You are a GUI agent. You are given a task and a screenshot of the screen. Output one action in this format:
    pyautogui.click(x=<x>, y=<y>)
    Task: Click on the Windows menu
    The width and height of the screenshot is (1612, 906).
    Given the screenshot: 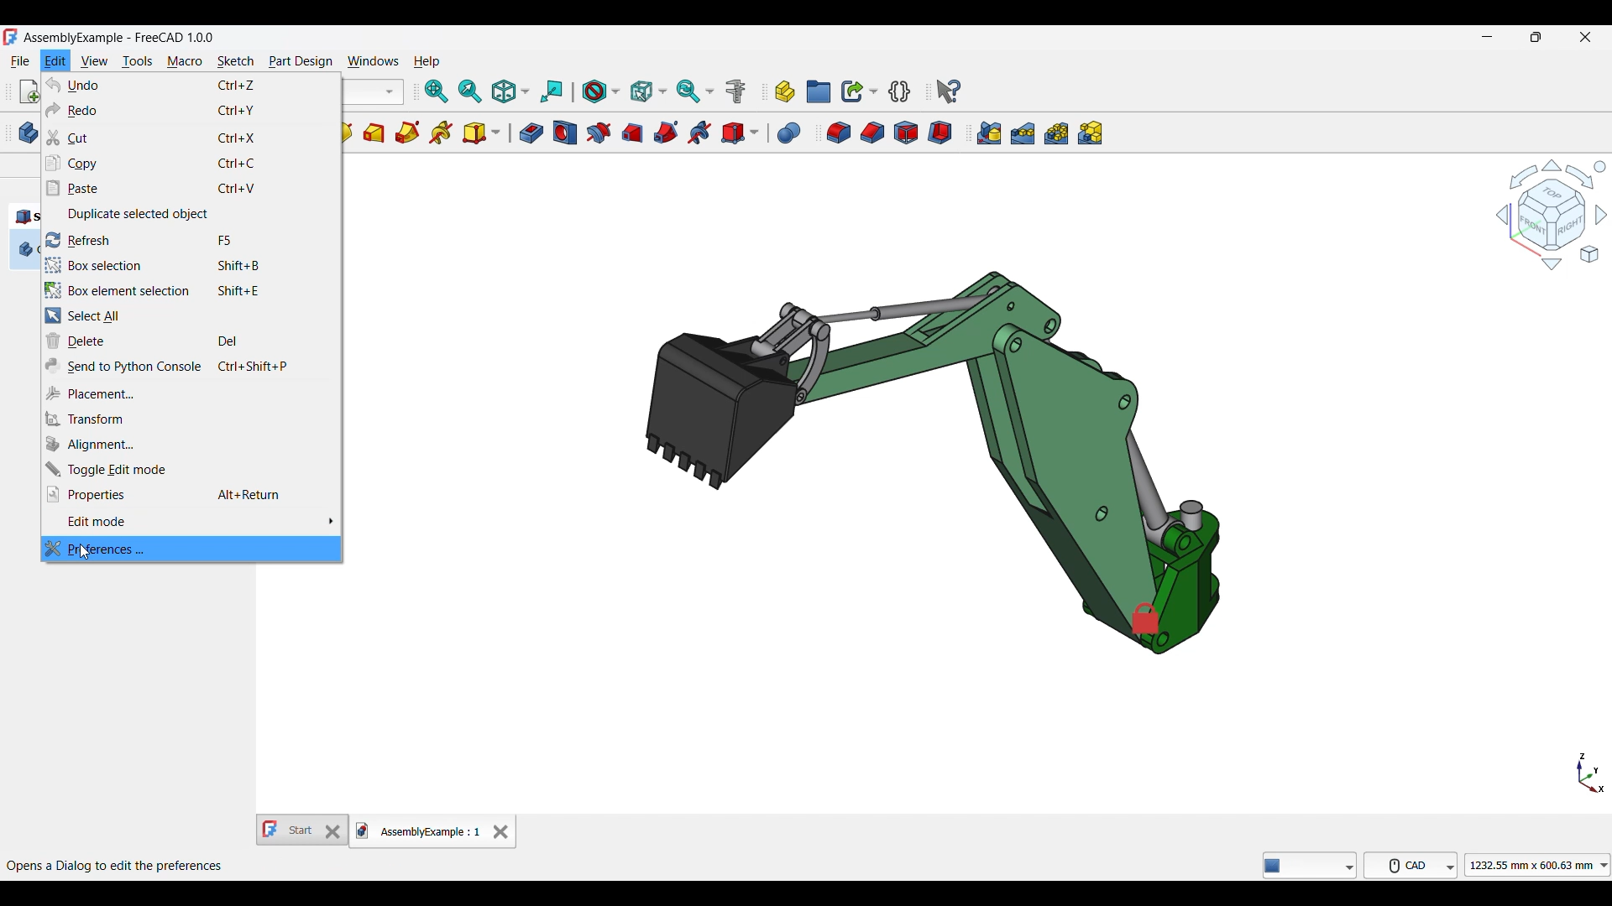 What is the action you would take?
    pyautogui.click(x=374, y=62)
    